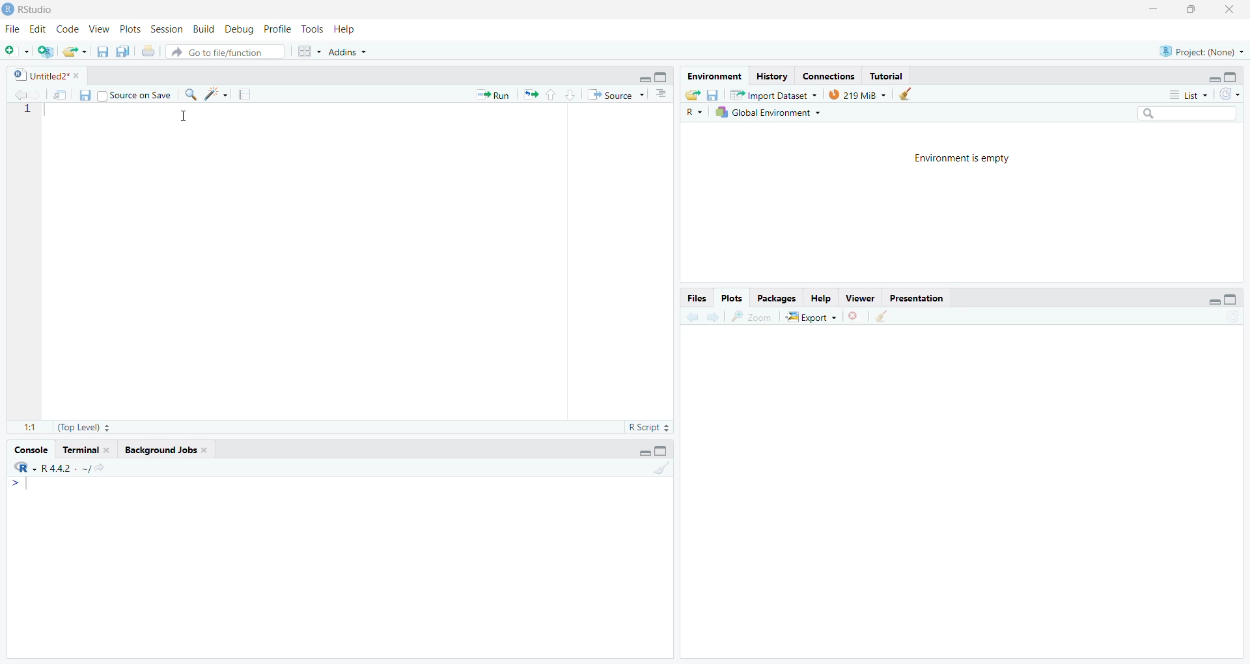  Describe the element at coordinates (17, 96) in the screenshot. I see `Go to previous source location` at that location.